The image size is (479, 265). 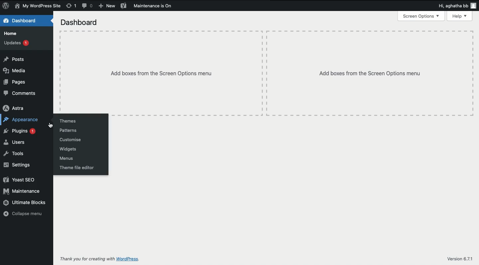 I want to click on Maintenance, so click(x=23, y=191).